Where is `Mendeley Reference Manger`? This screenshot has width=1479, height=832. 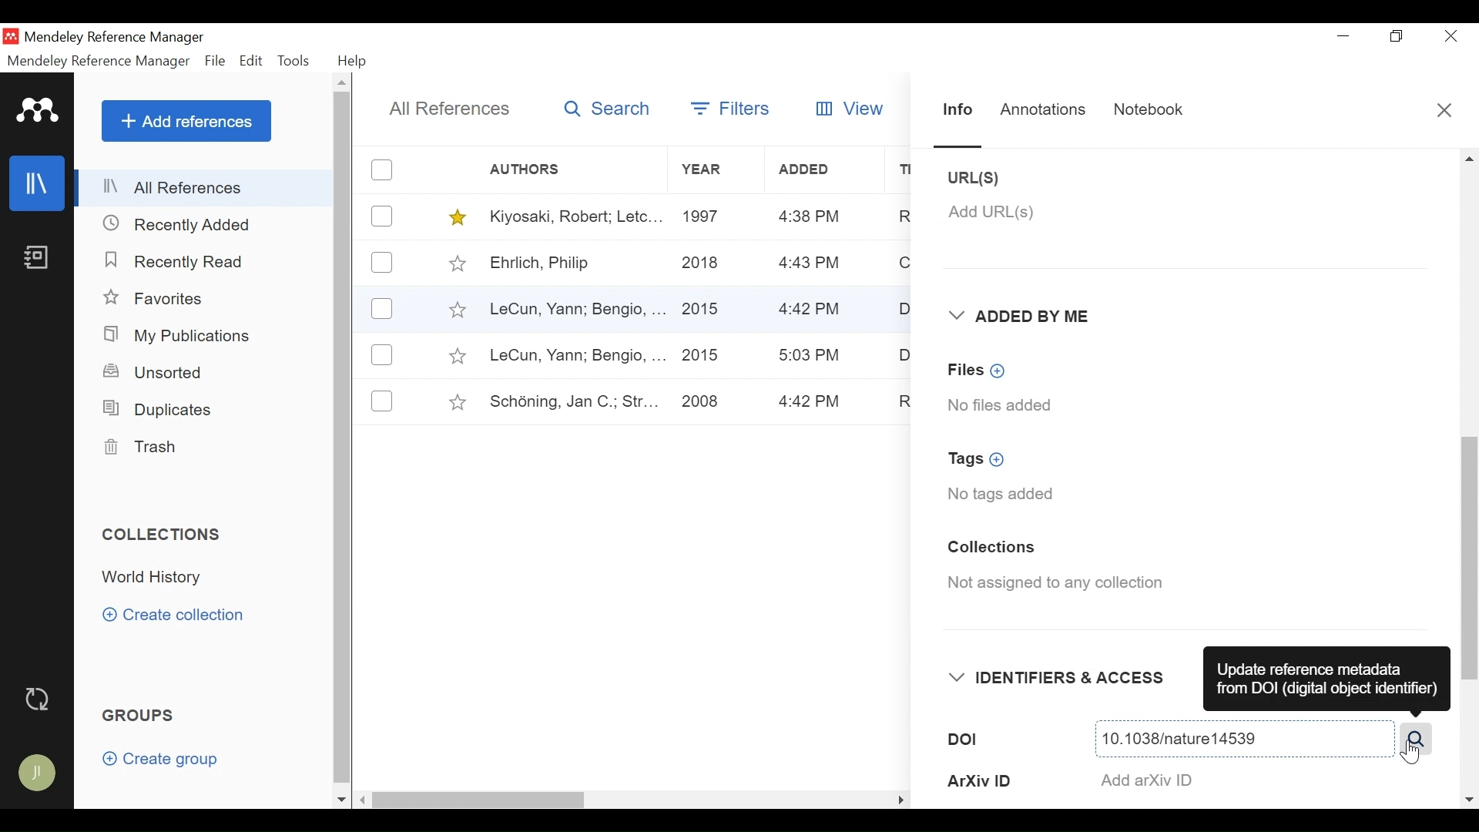
Mendeley Reference Manger is located at coordinates (124, 37).